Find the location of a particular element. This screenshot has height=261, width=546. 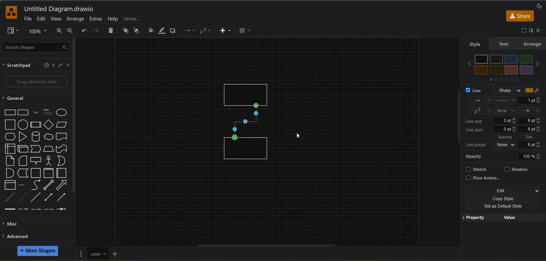

connection option is located at coordinates (505, 105).